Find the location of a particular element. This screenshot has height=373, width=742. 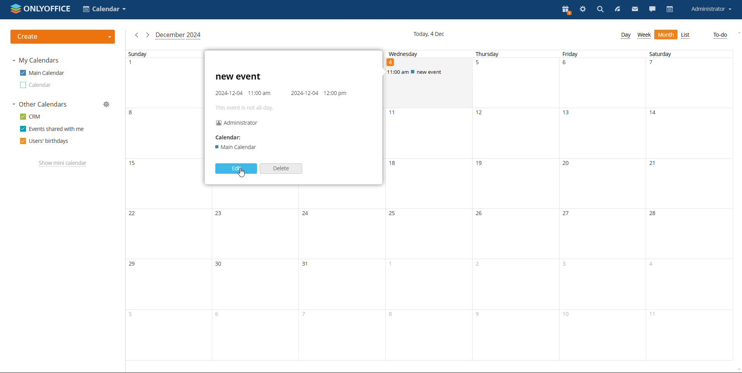

I Main Calendar is located at coordinates (239, 148).